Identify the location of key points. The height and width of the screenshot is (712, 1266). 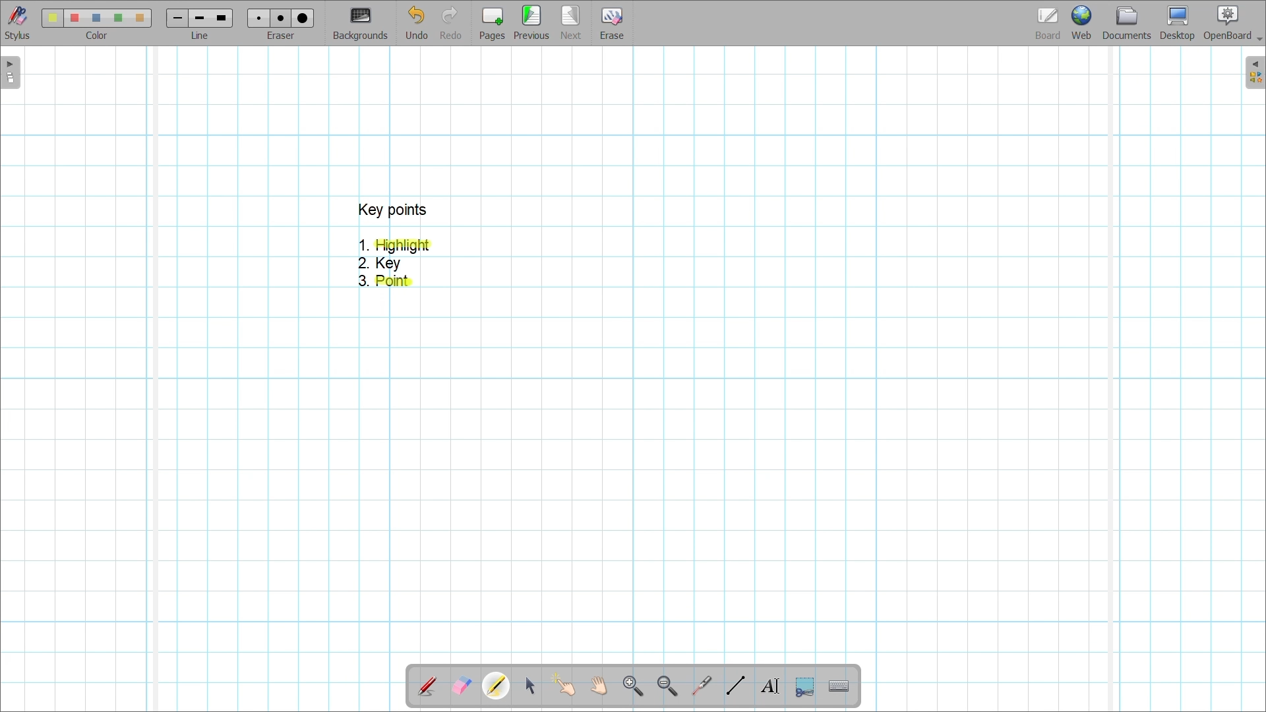
(392, 210).